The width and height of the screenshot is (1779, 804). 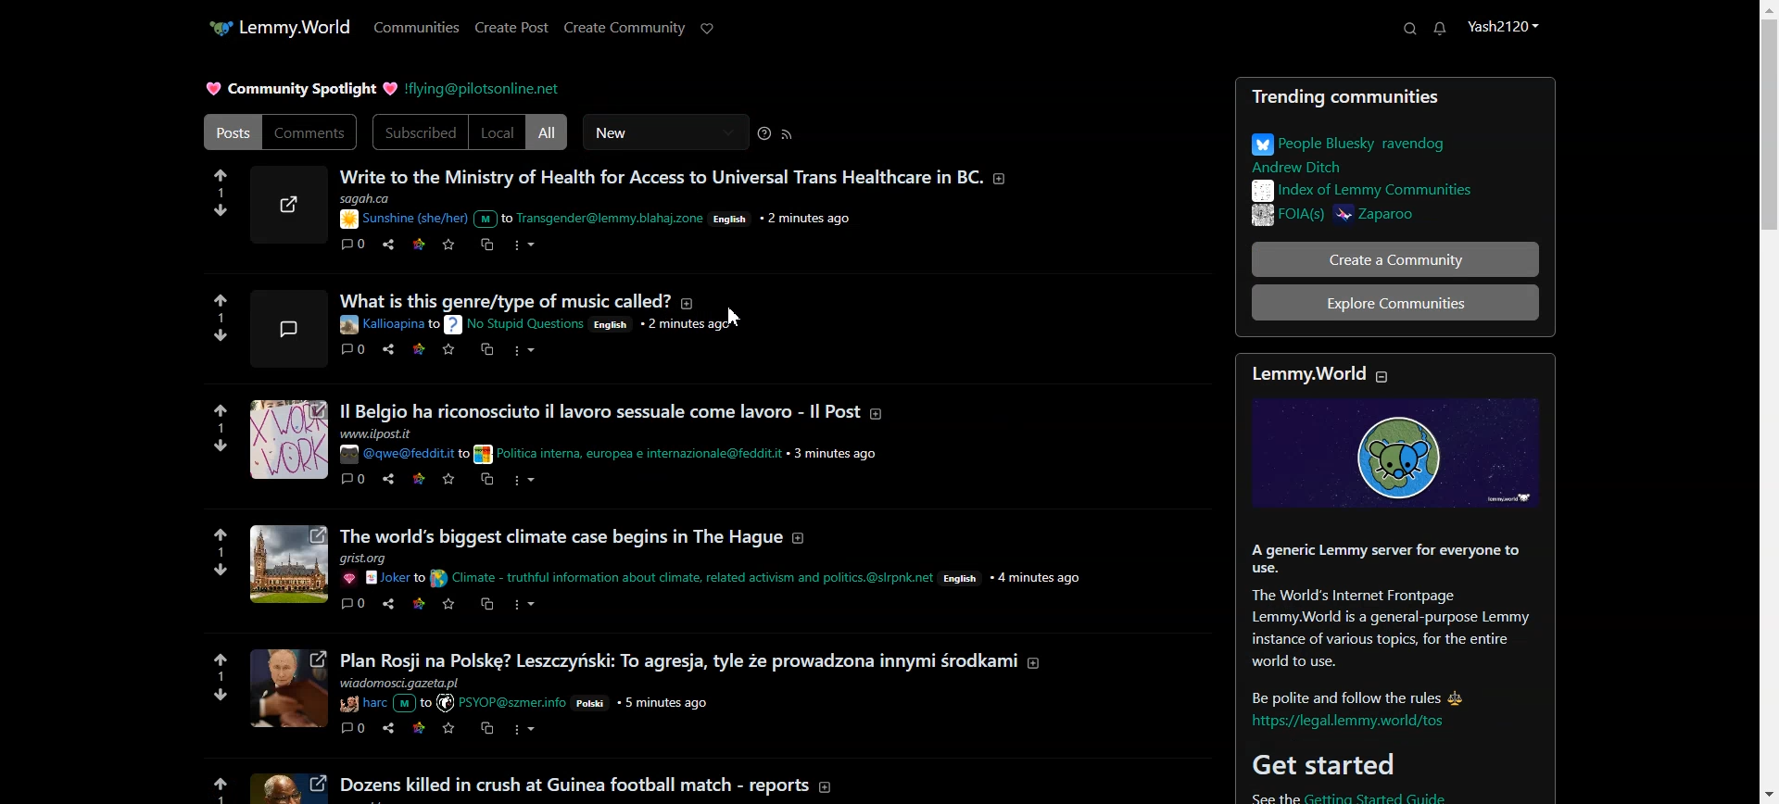 I want to click on text, so click(x=564, y=220).